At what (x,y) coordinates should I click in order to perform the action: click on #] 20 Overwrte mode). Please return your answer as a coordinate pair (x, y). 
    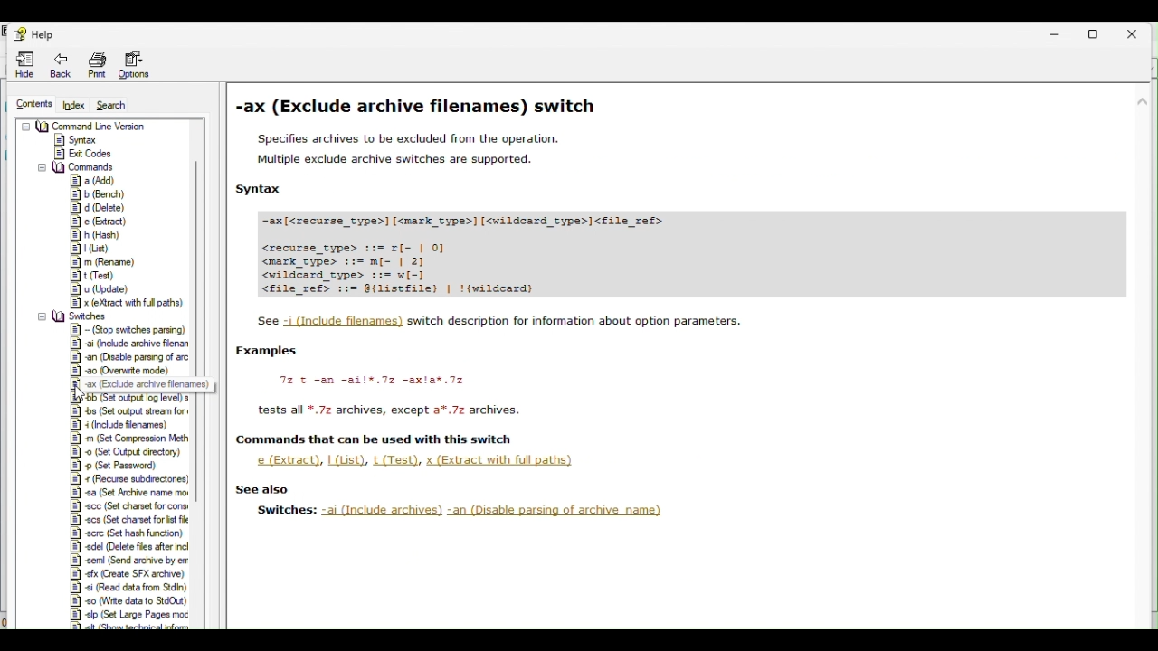
    Looking at the image, I should click on (122, 371).